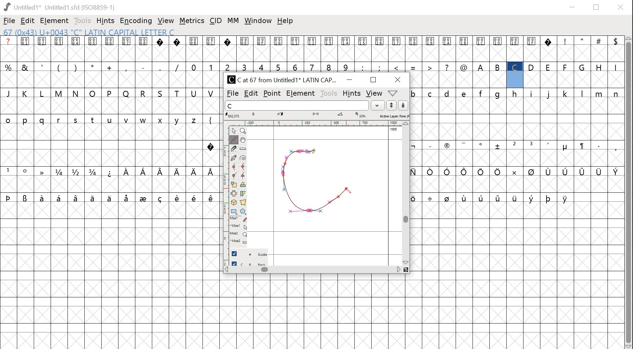 The image size is (633, 349). Describe the element at coordinates (215, 20) in the screenshot. I see `cid` at that location.